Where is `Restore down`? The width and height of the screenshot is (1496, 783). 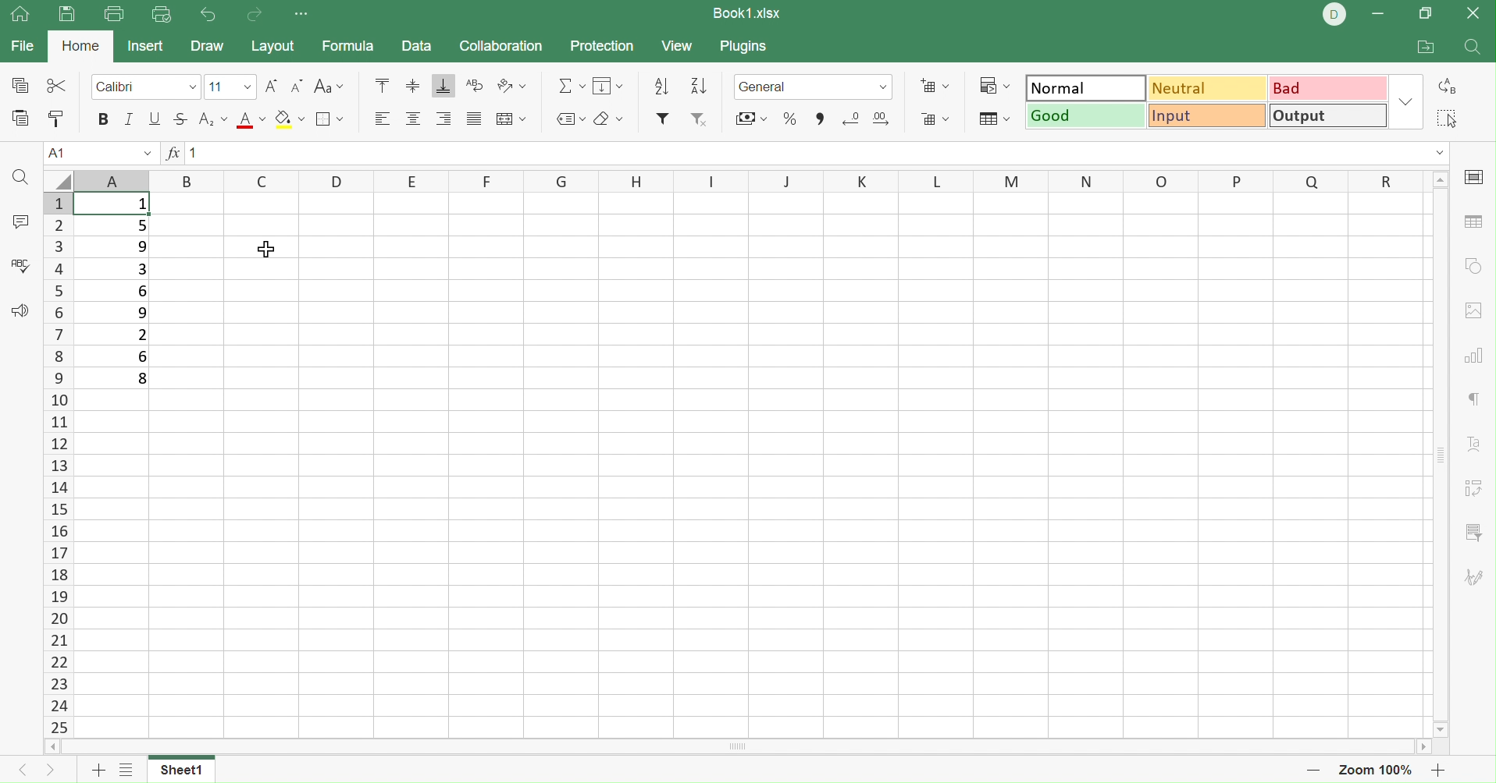 Restore down is located at coordinates (1426, 15).